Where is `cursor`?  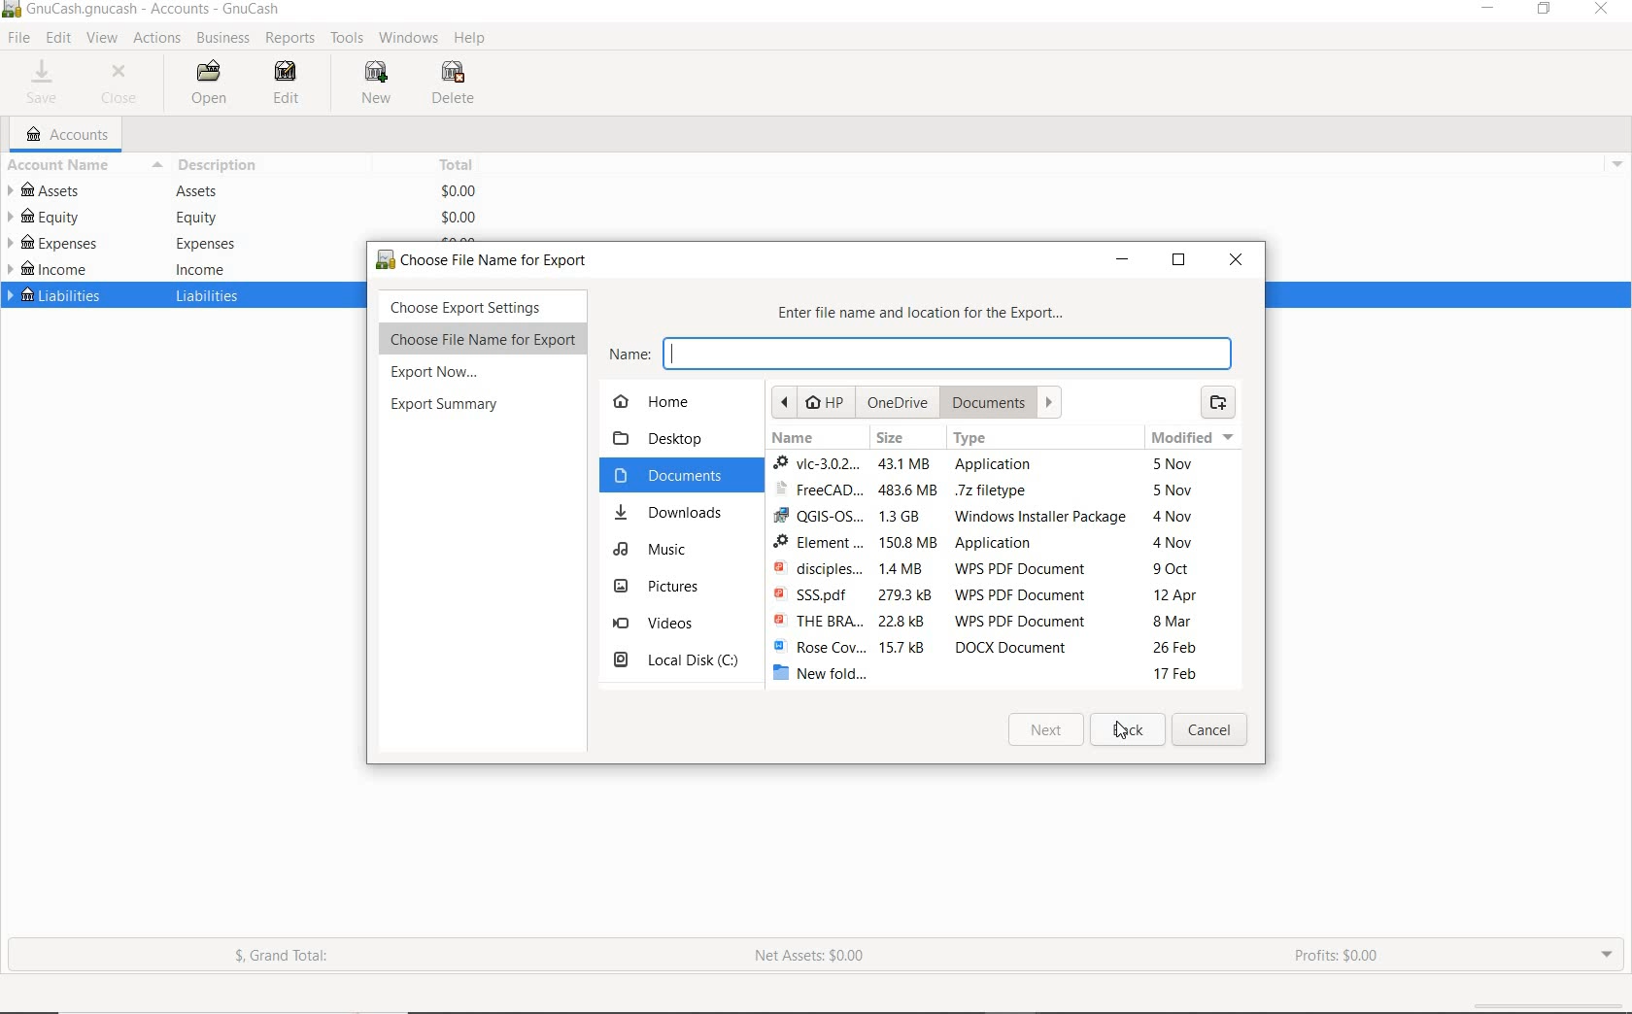
cursor is located at coordinates (26, 43).